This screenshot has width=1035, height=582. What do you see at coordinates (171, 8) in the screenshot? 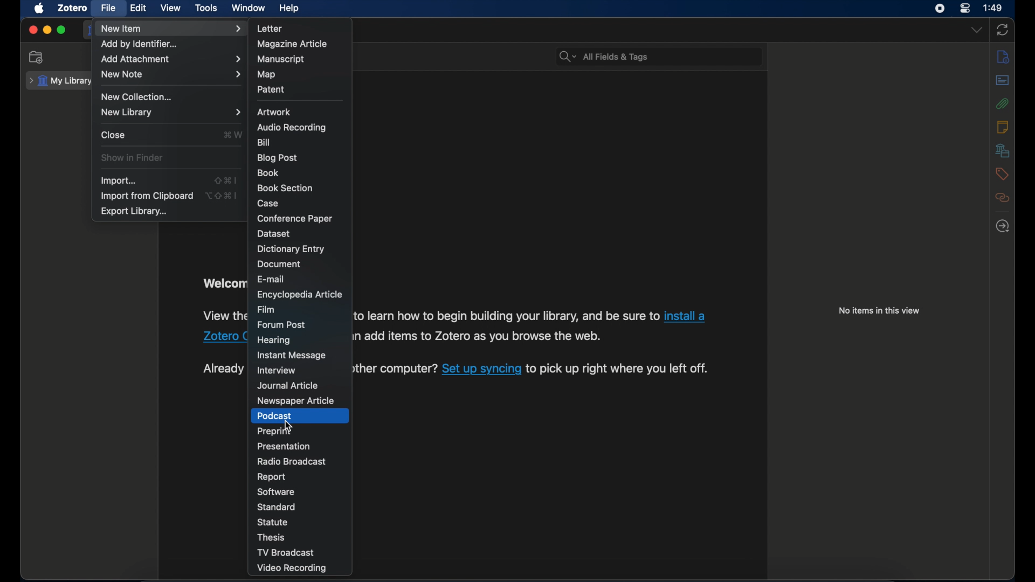
I see `view` at bounding box center [171, 8].